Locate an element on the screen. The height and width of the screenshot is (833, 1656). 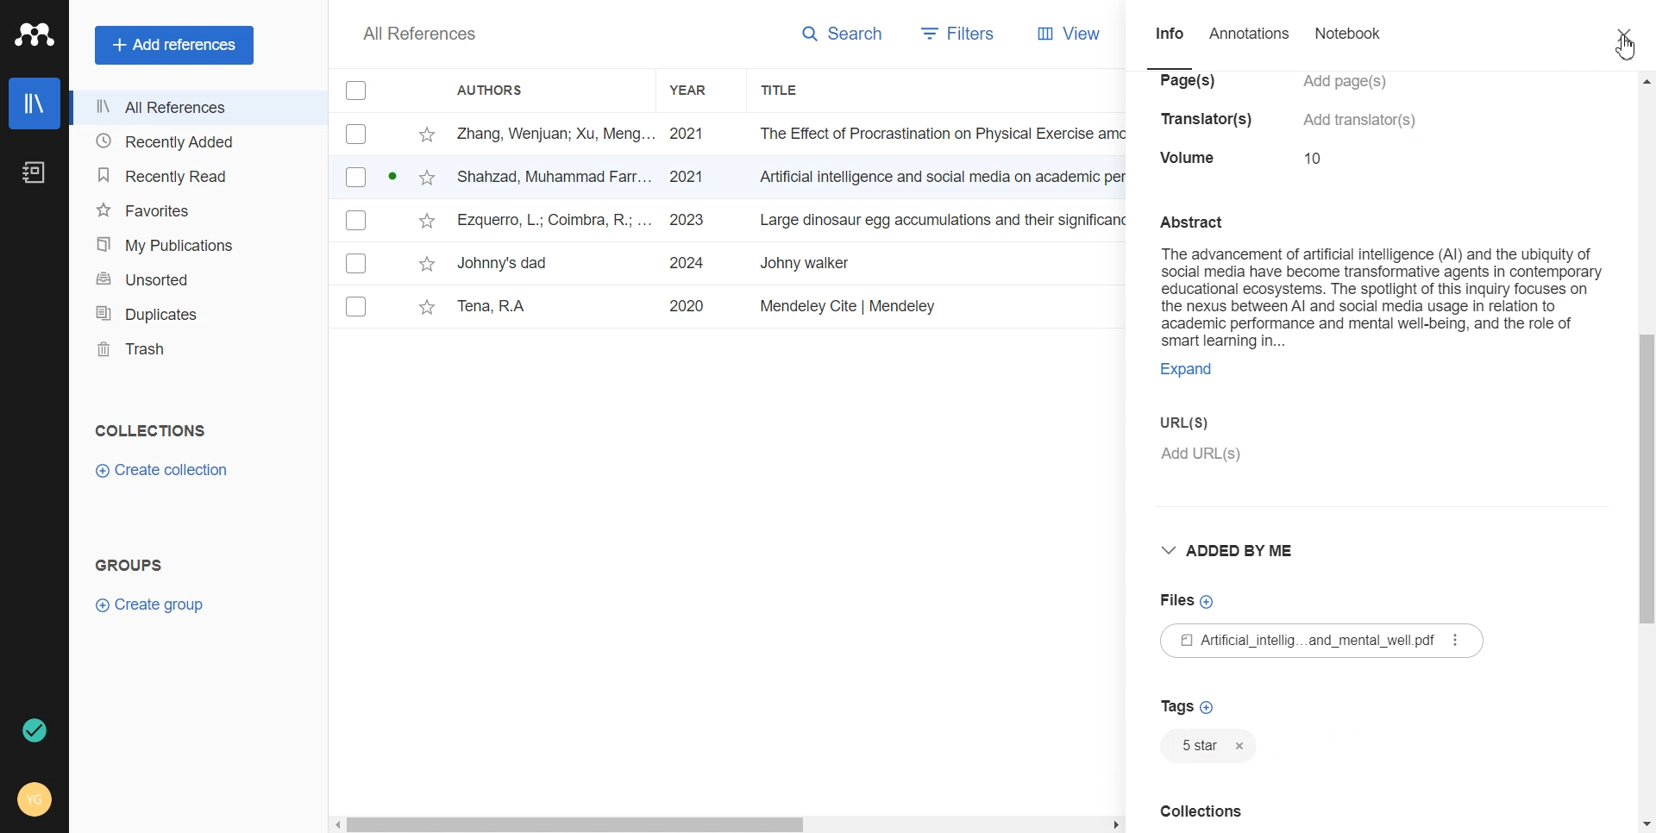
URL(s) is located at coordinates (1382, 440).